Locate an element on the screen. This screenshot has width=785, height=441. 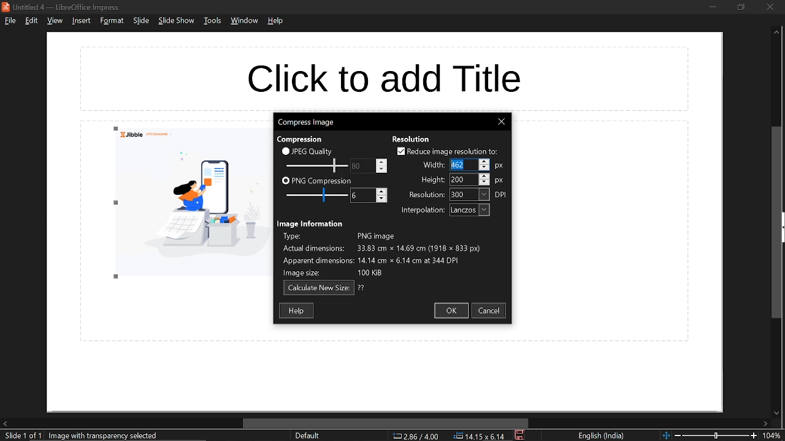
image with transparency selected is located at coordinates (107, 435).